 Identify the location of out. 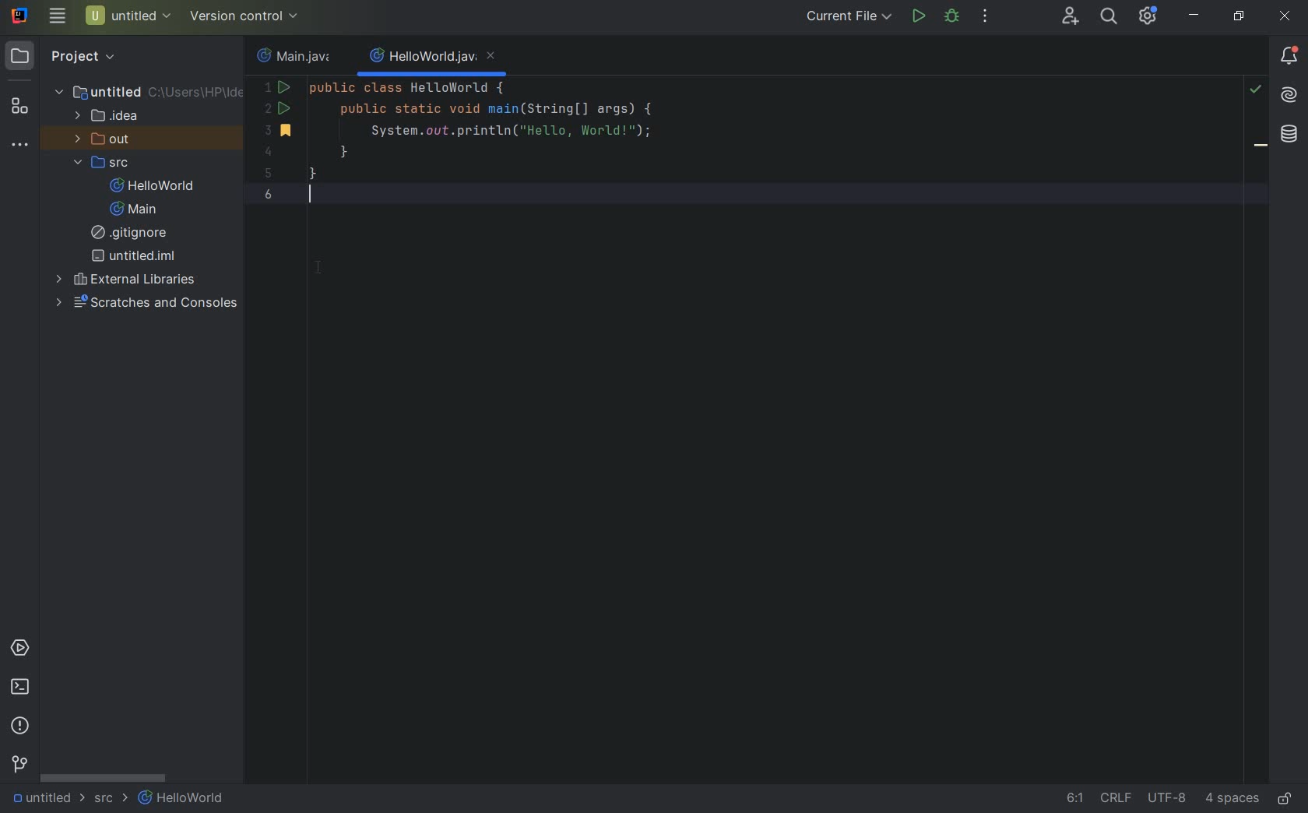
(103, 140).